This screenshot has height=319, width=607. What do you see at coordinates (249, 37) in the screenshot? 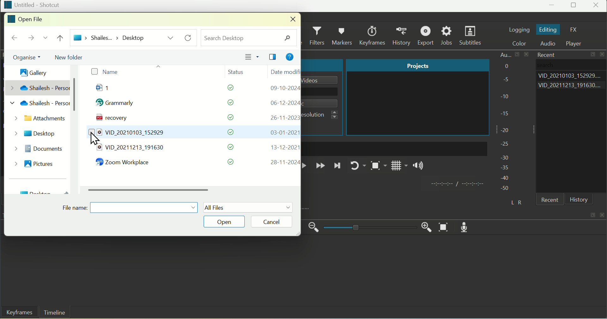
I see `search` at bounding box center [249, 37].